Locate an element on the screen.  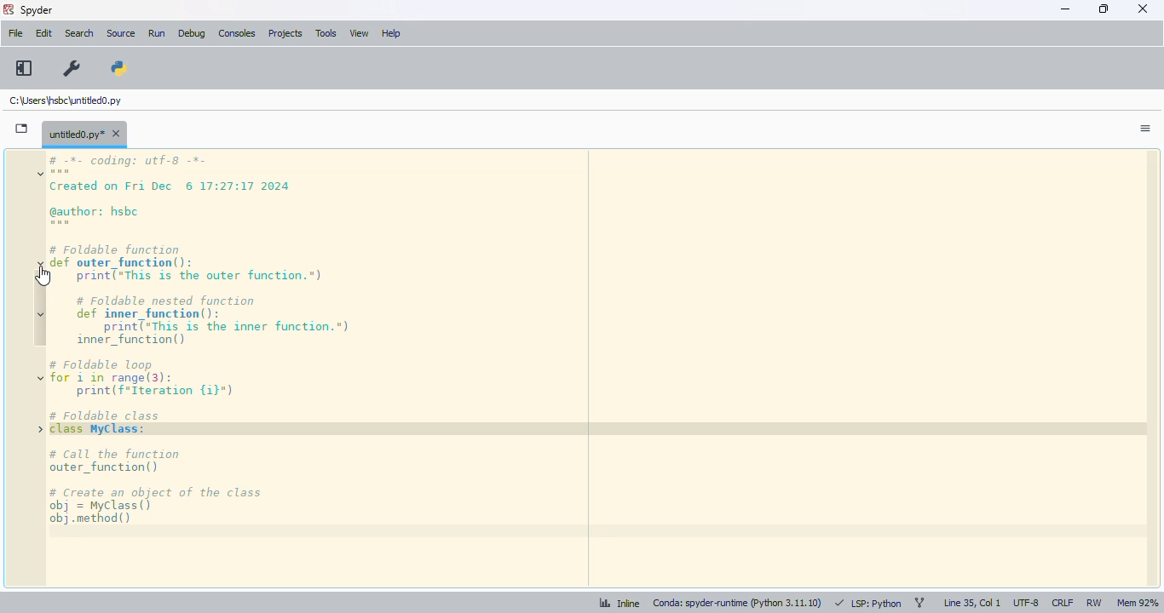
maximize is located at coordinates (1103, 9).